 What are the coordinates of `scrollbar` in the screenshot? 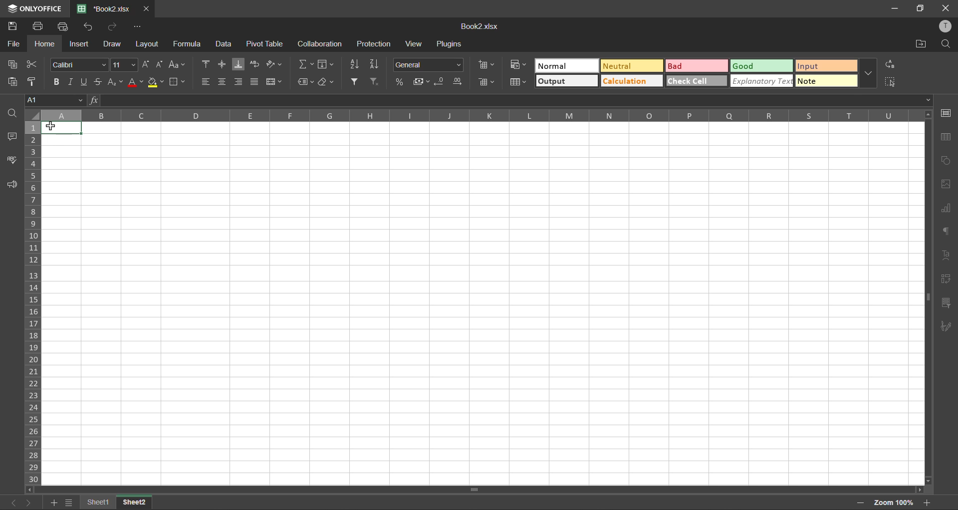 It's located at (928, 299).